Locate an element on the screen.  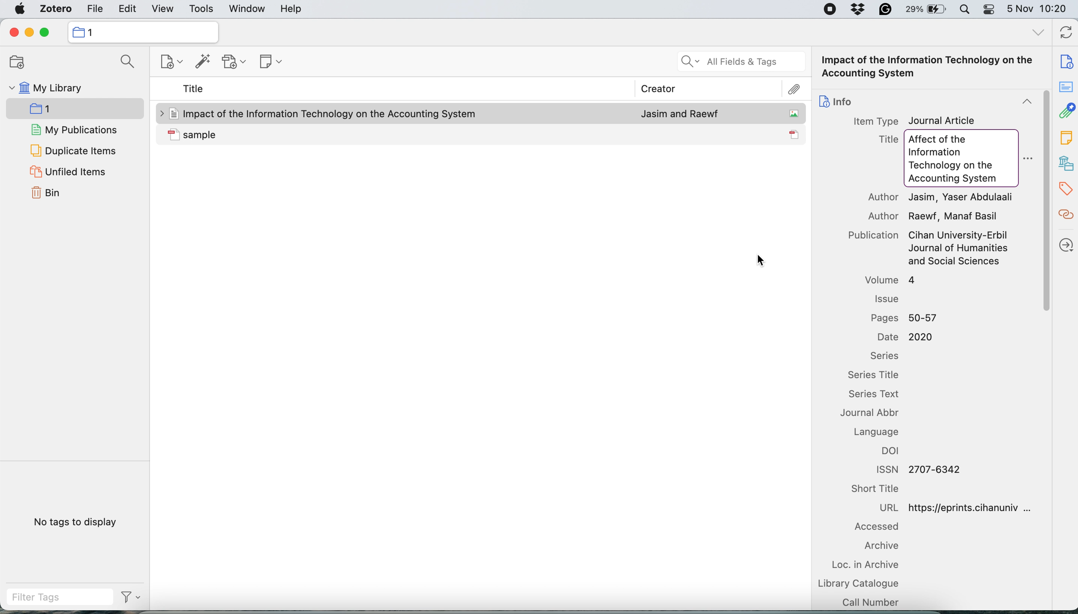
accessed is located at coordinates (882, 526).